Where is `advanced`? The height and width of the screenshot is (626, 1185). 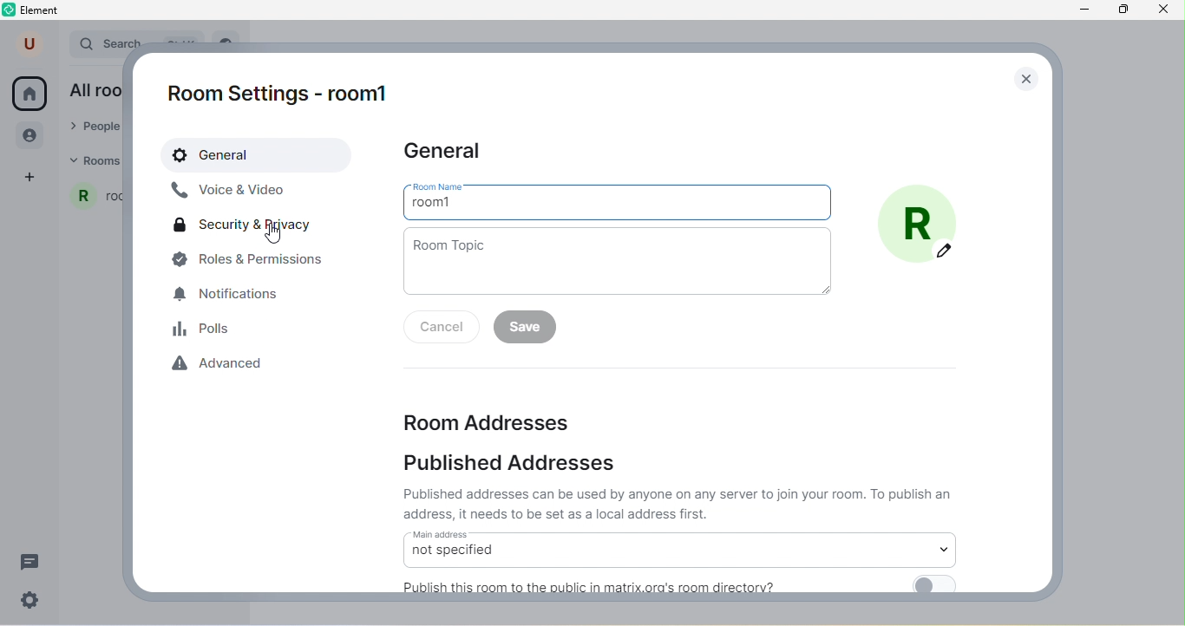 advanced is located at coordinates (225, 365).